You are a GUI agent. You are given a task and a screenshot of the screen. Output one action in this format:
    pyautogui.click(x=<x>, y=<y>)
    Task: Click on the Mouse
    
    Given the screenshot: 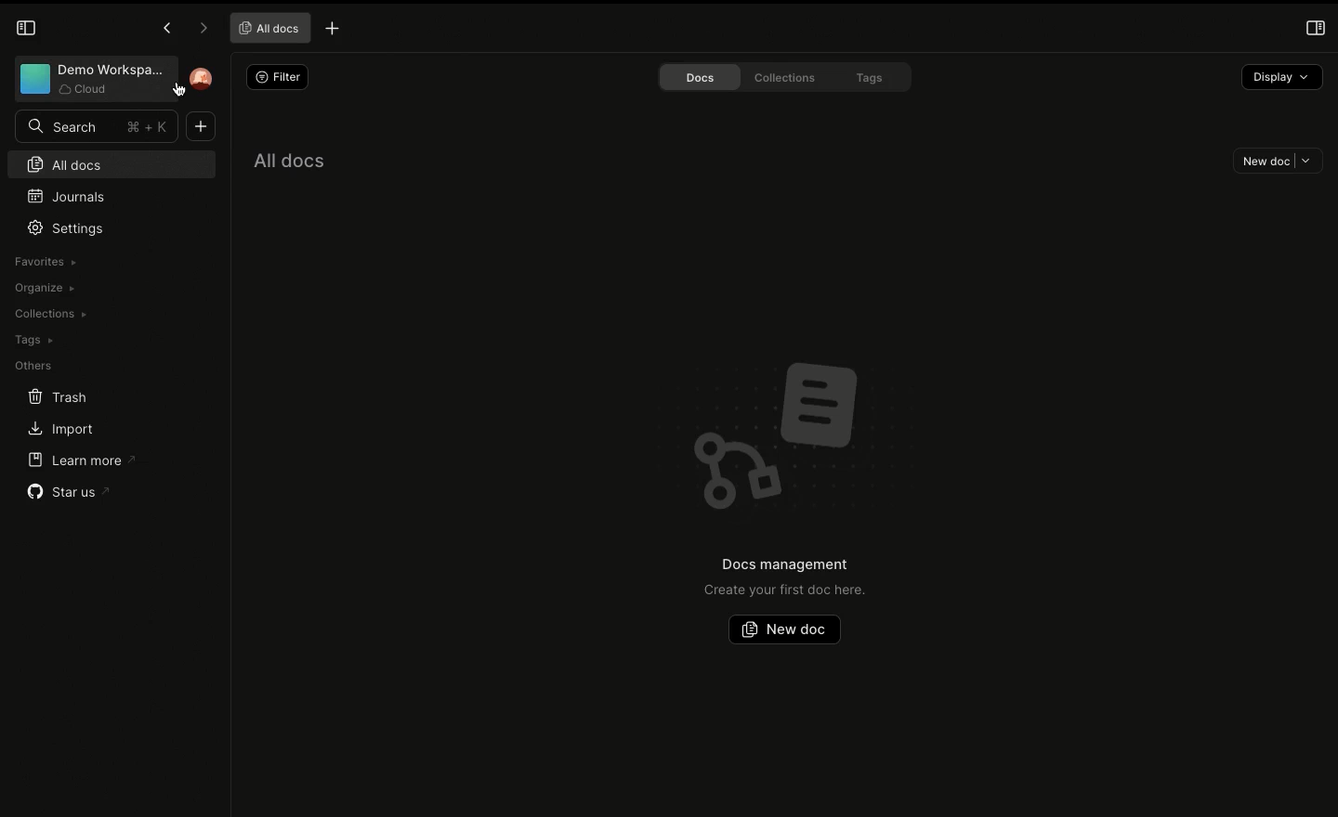 What is the action you would take?
    pyautogui.click(x=183, y=94)
    